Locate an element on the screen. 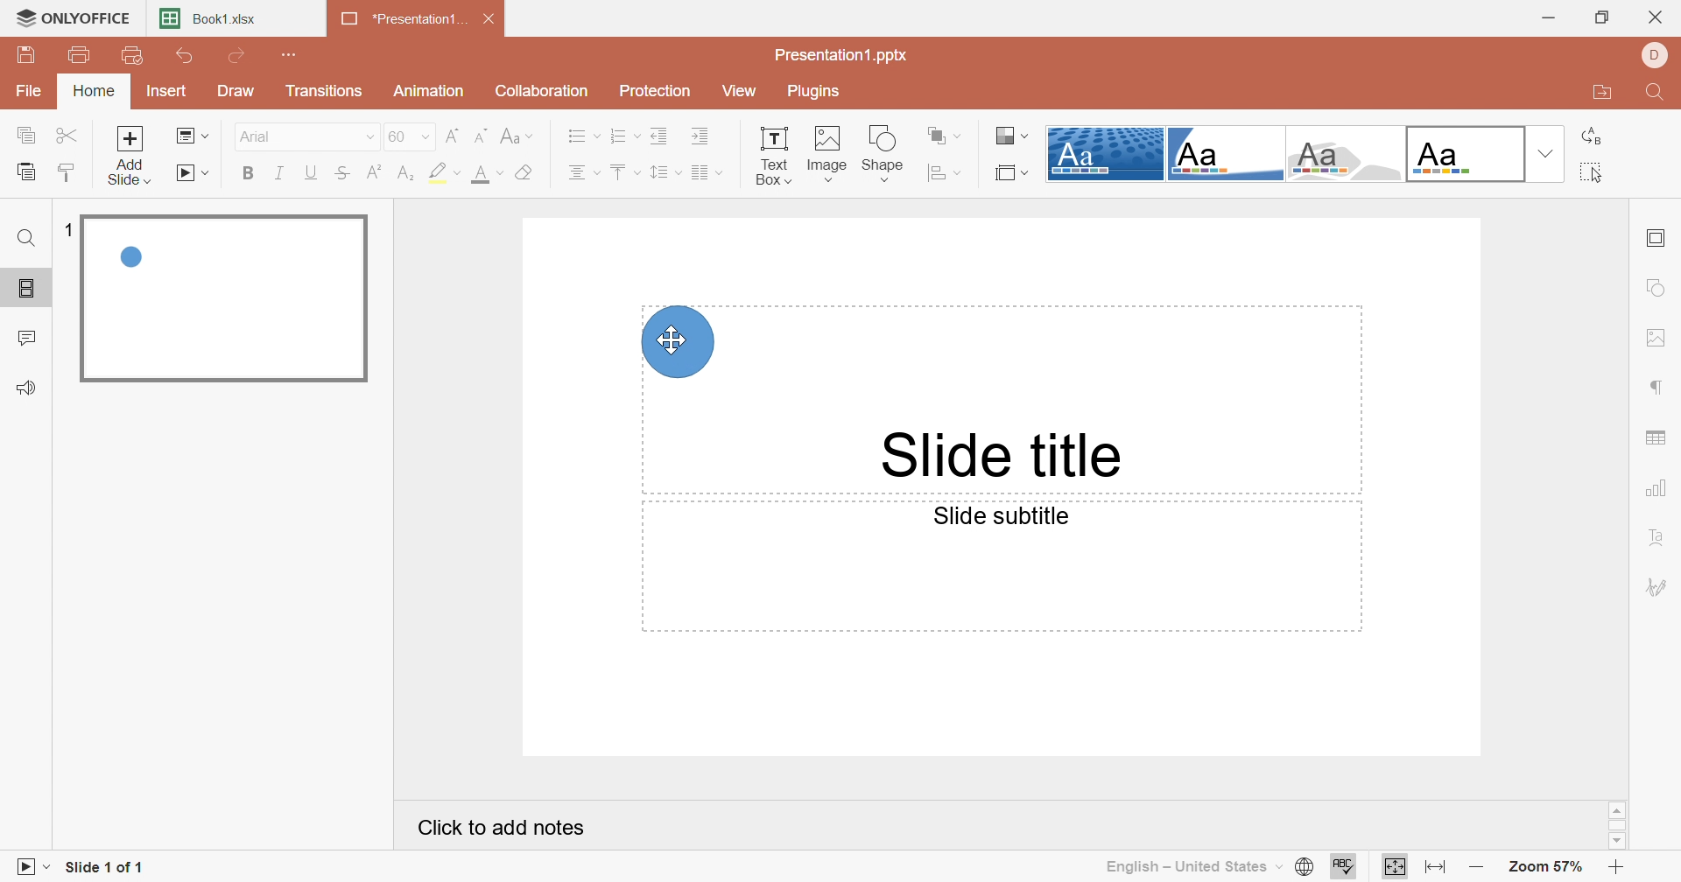 This screenshot has height=882, width=1681. Close is located at coordinates (1661, 13).